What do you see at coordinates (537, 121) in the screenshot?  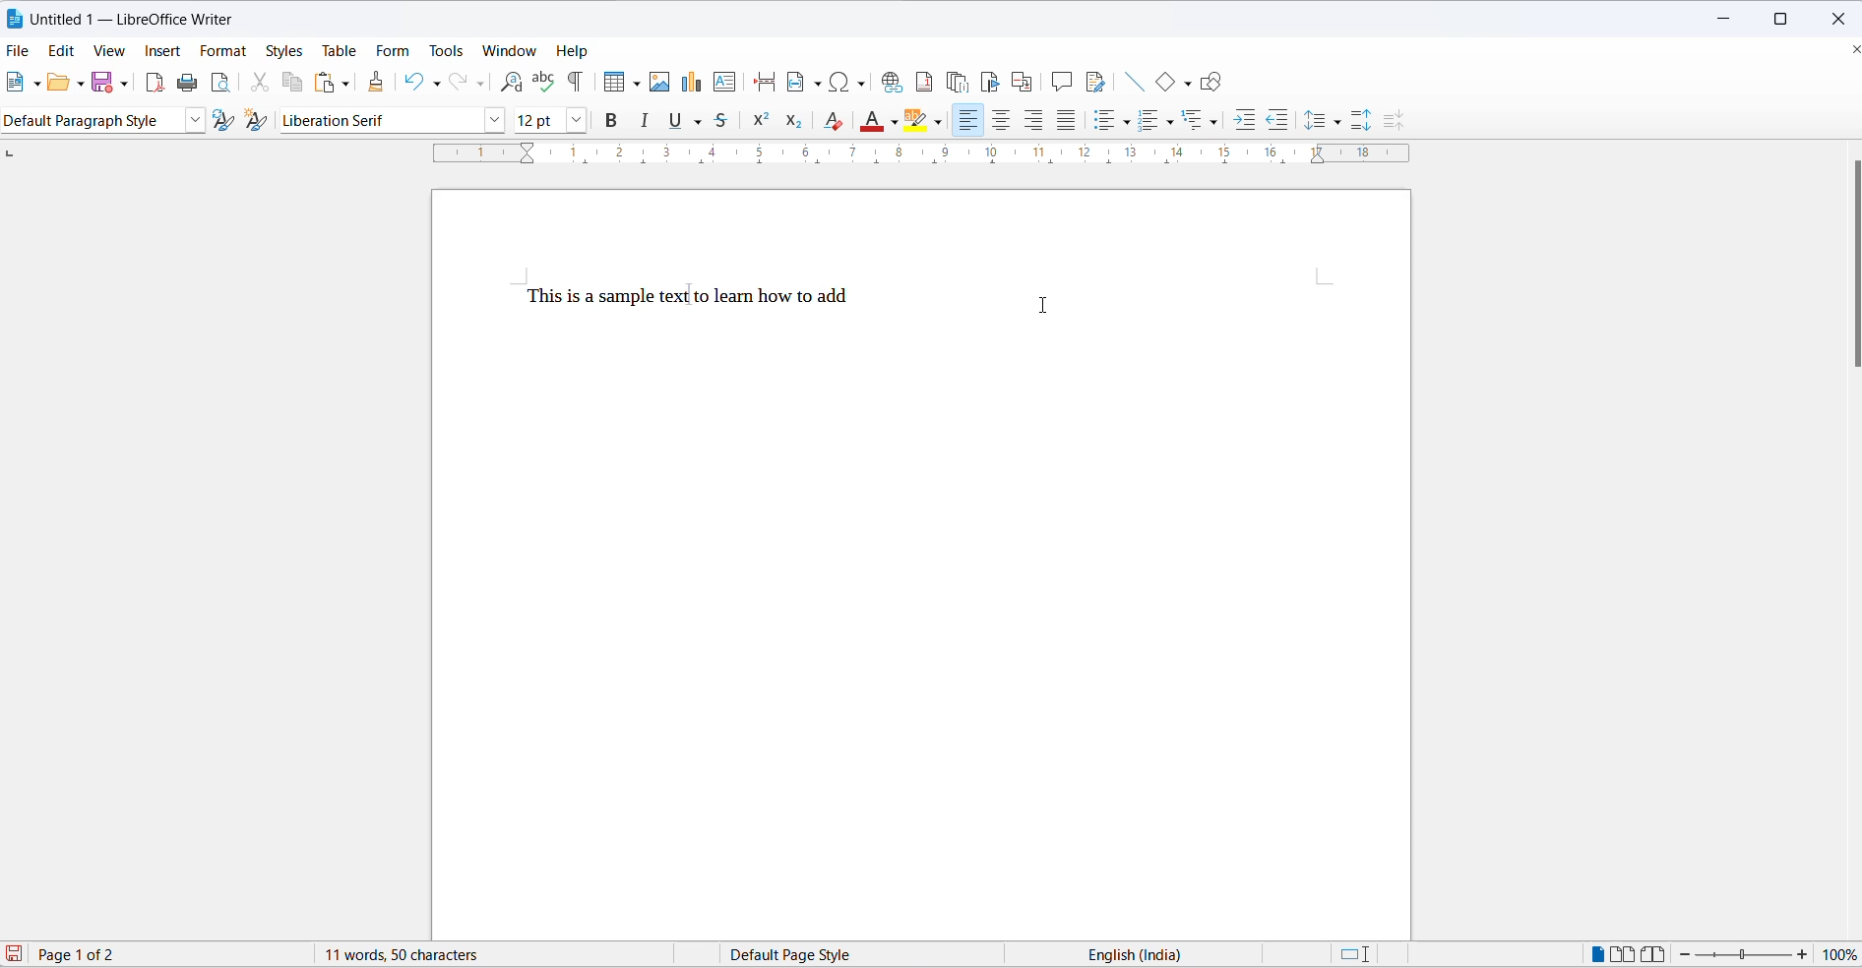 I see `font size` at bounding box center [537, 121].